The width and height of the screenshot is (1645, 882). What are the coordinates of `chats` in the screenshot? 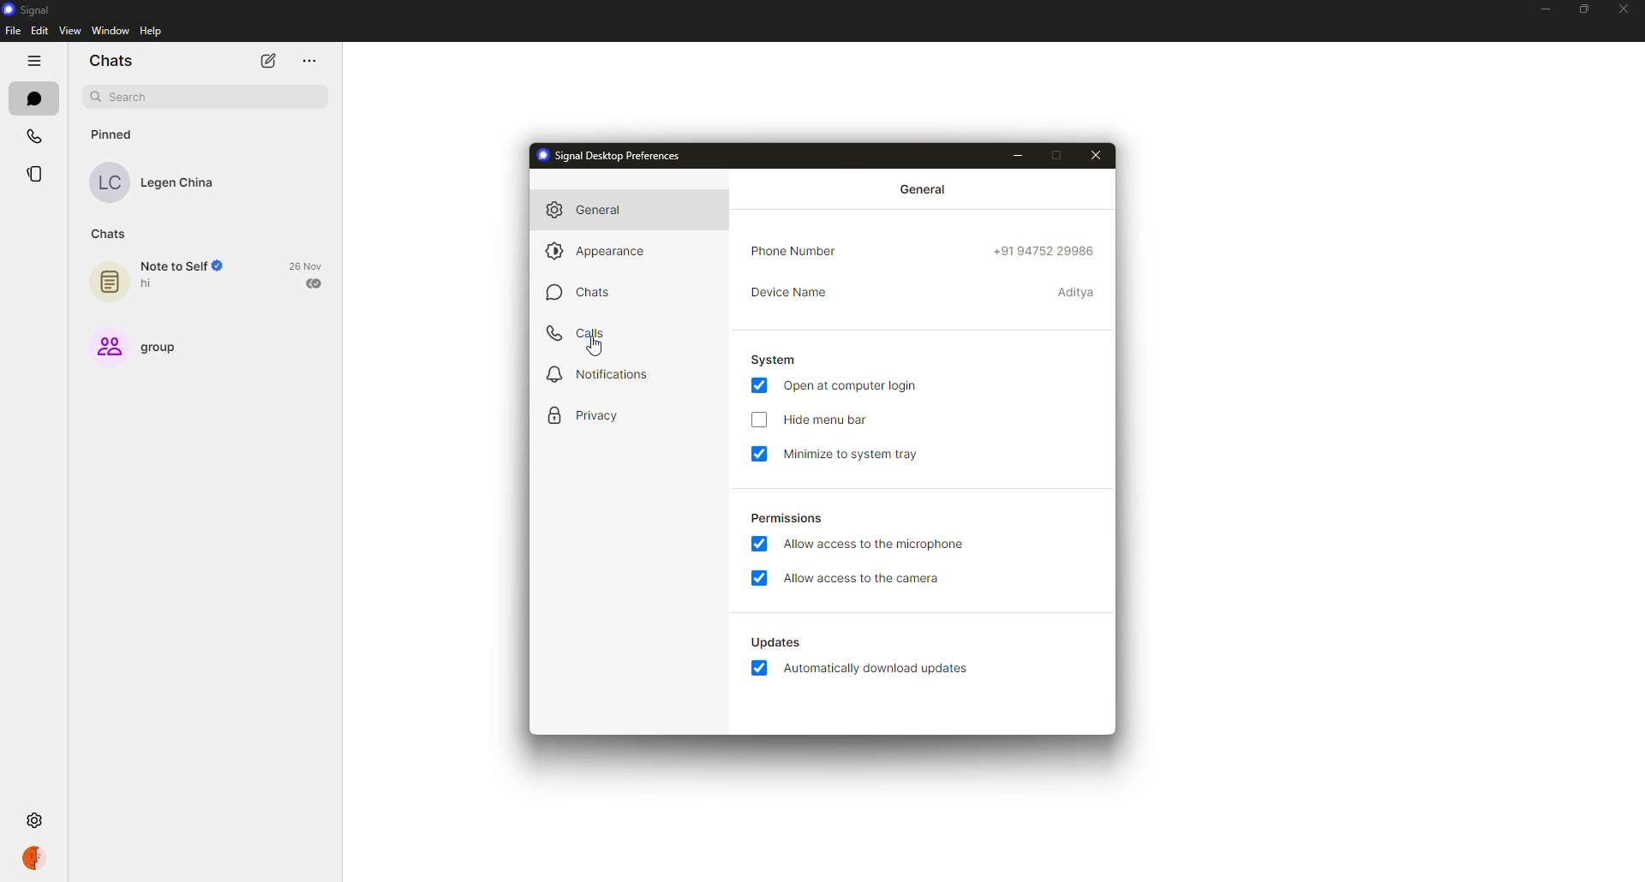 It's located at (588, 294).